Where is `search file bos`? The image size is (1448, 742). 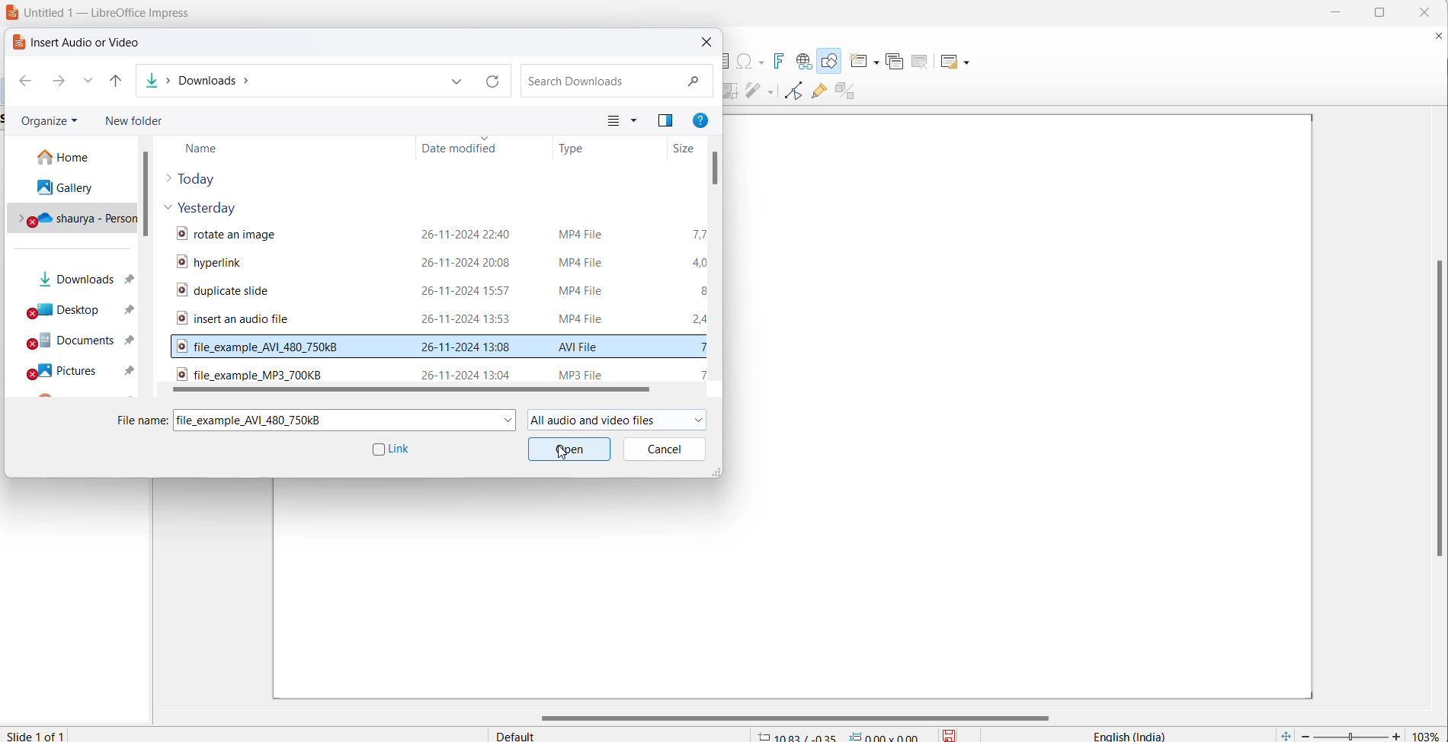 search file bos is located at coordinates (620, 81).